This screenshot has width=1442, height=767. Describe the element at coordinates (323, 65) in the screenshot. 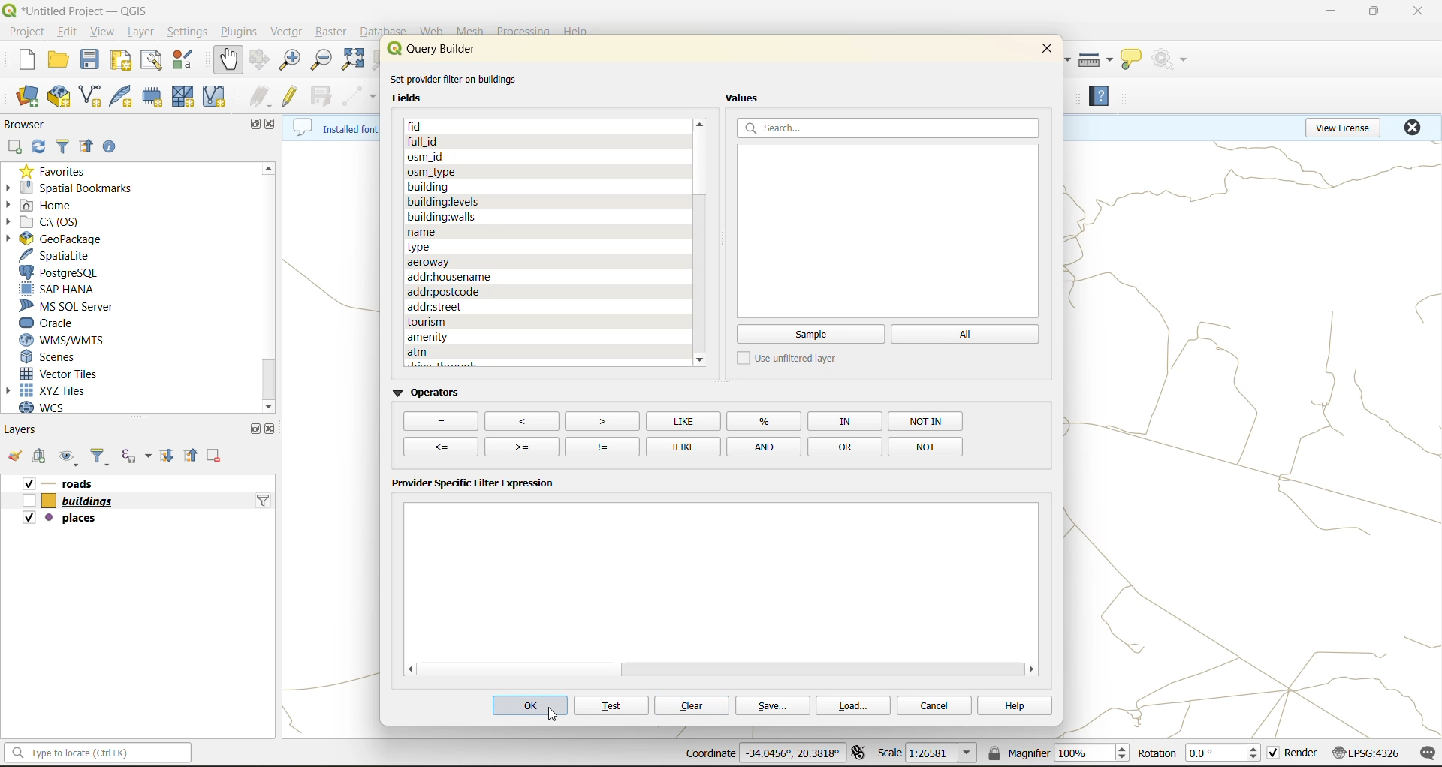

I see `zoom out` at that location.